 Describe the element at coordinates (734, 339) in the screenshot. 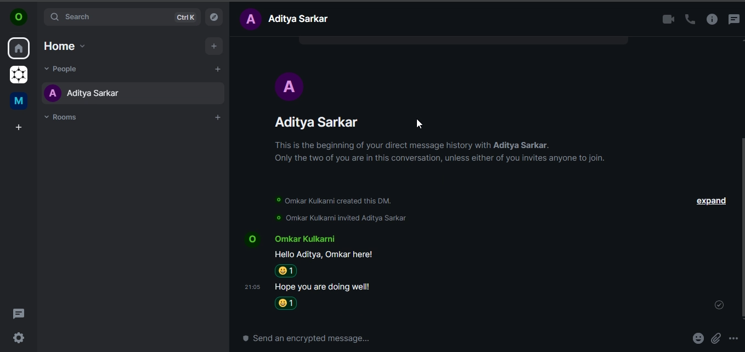

I see `more options` at that location.